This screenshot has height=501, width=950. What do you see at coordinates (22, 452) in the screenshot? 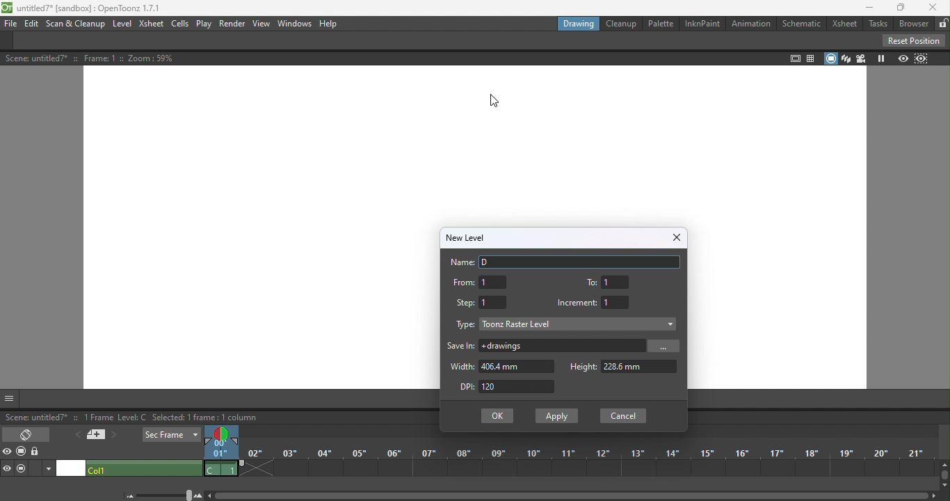
I see `Camera stand visibility toggle all` at bounding box center [22, 452].